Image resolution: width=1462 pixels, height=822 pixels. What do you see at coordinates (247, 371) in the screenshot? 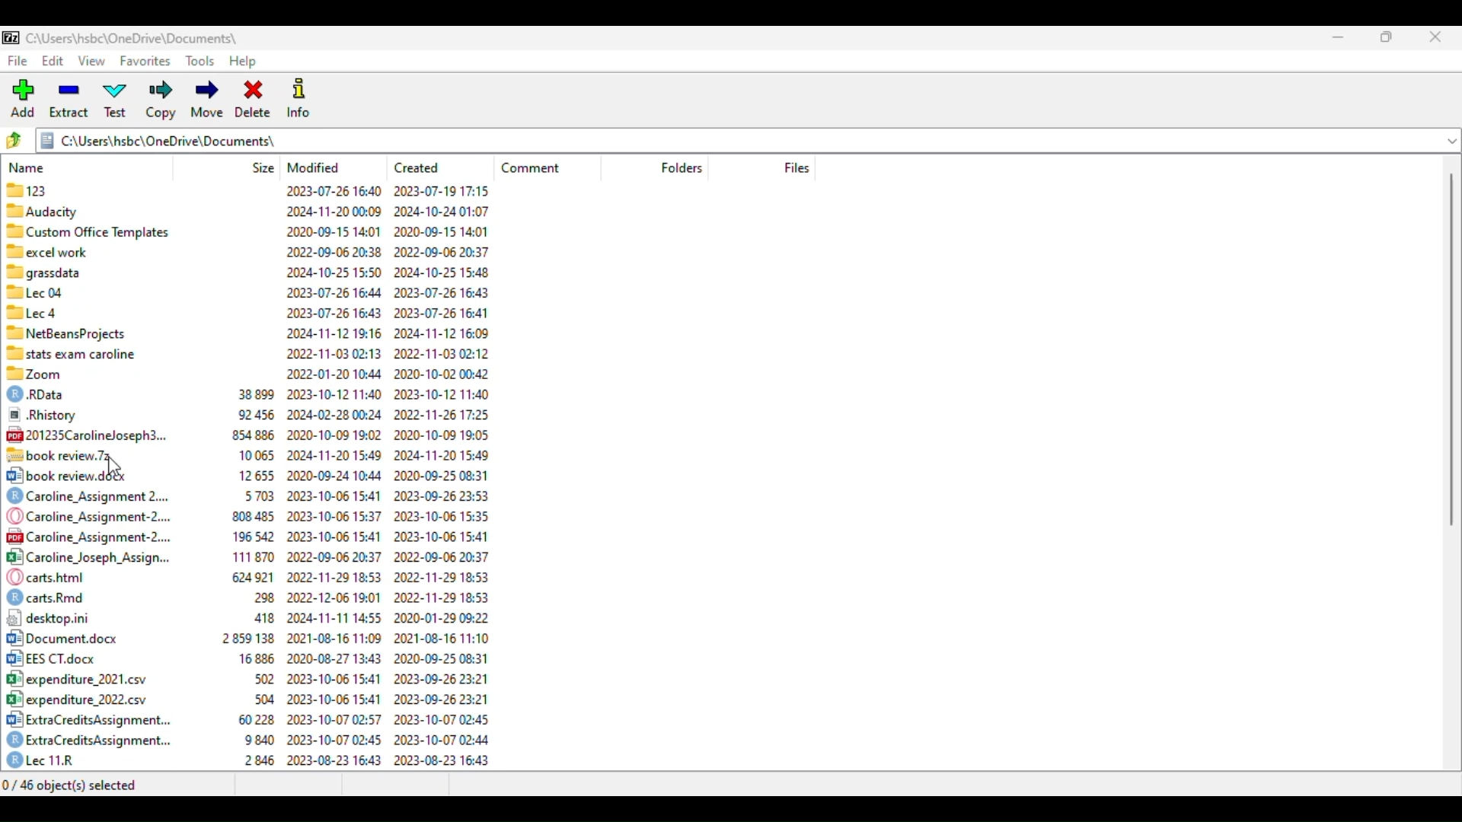
I see `88 Zoom 2022-01-20 10:44 2020-10-02 00:42` at bounding box center [247, 371].